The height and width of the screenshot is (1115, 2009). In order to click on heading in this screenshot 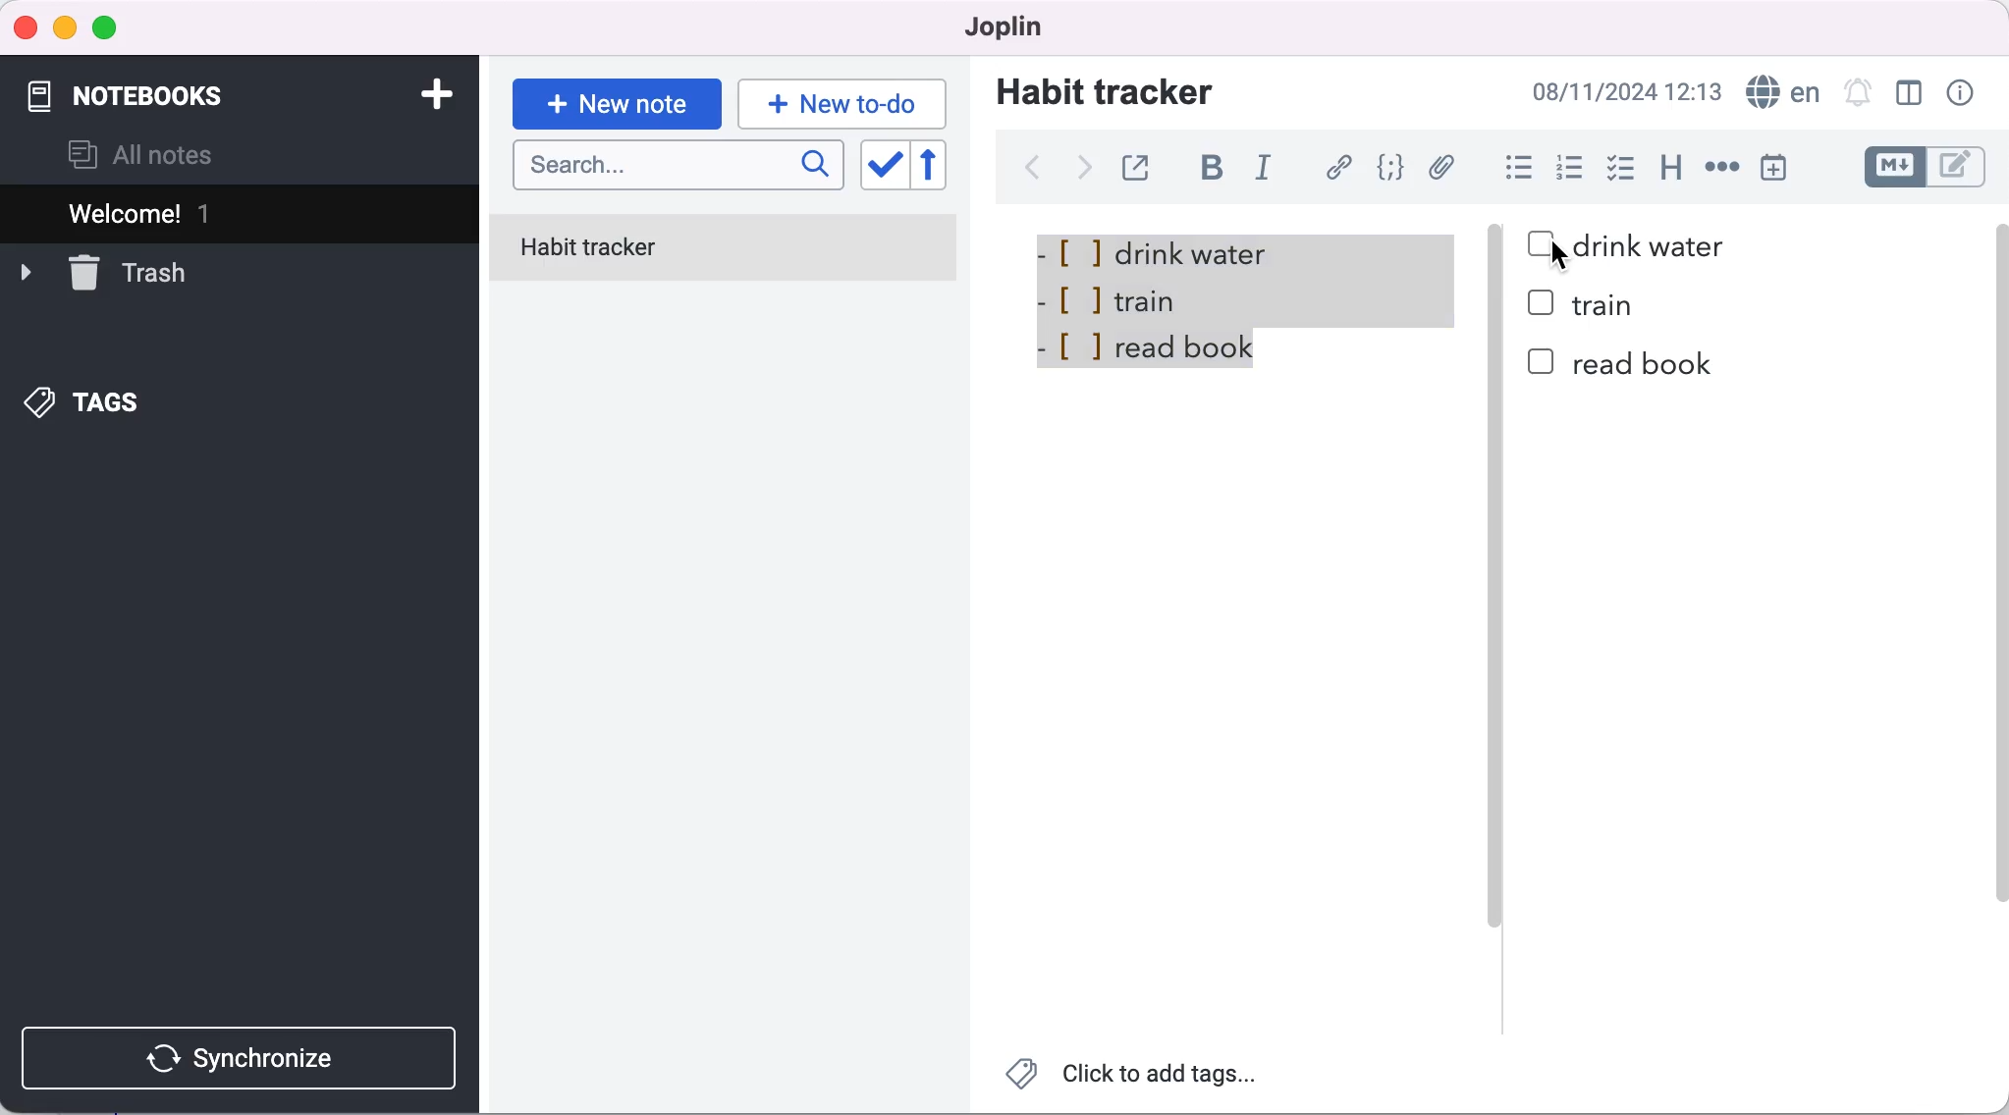, I will do `click(1672, 169)`.